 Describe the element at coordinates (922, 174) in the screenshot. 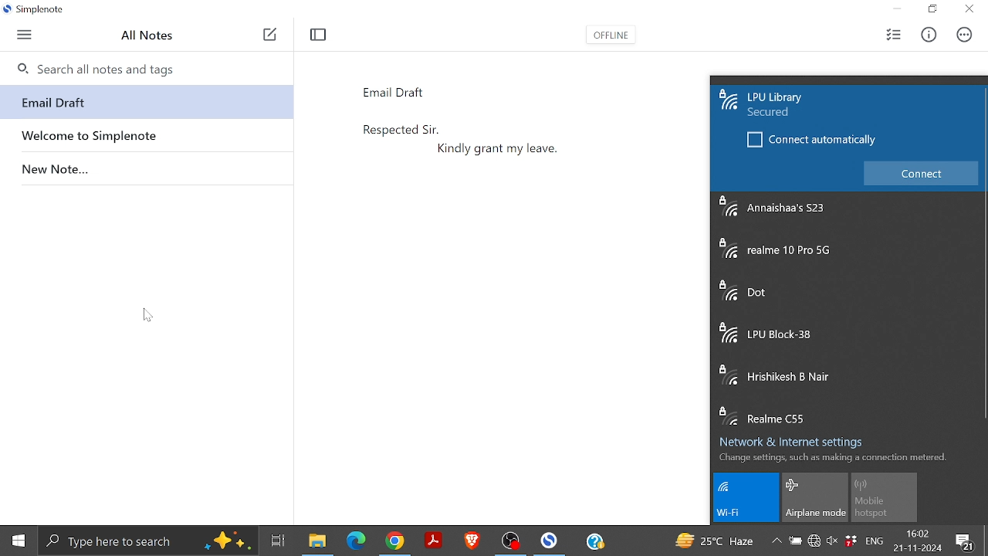

I see `connect with the WIFI connection "LPU Library"` at that location.